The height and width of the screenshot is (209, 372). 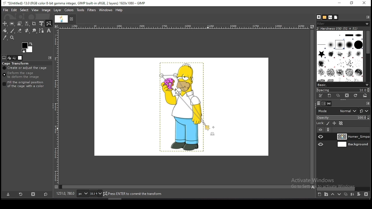 What do you see at coordinates (344, 188) in the screenshot?
I see `scroll bar` at bounding box center [344, 188].